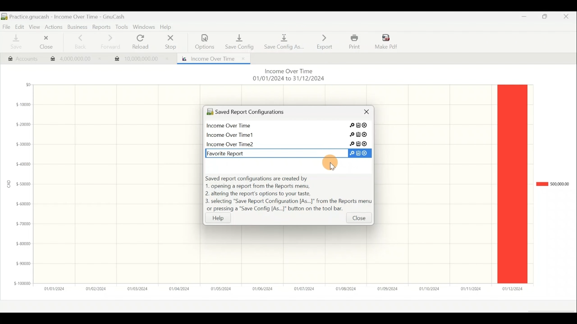 Image resolution: width=577 pixels, height=324 pixels. What do you see at coordinates (21, 188) in the screenshot?
I see `y-axis (amount in CAD)` at bounding box center [21, 188].